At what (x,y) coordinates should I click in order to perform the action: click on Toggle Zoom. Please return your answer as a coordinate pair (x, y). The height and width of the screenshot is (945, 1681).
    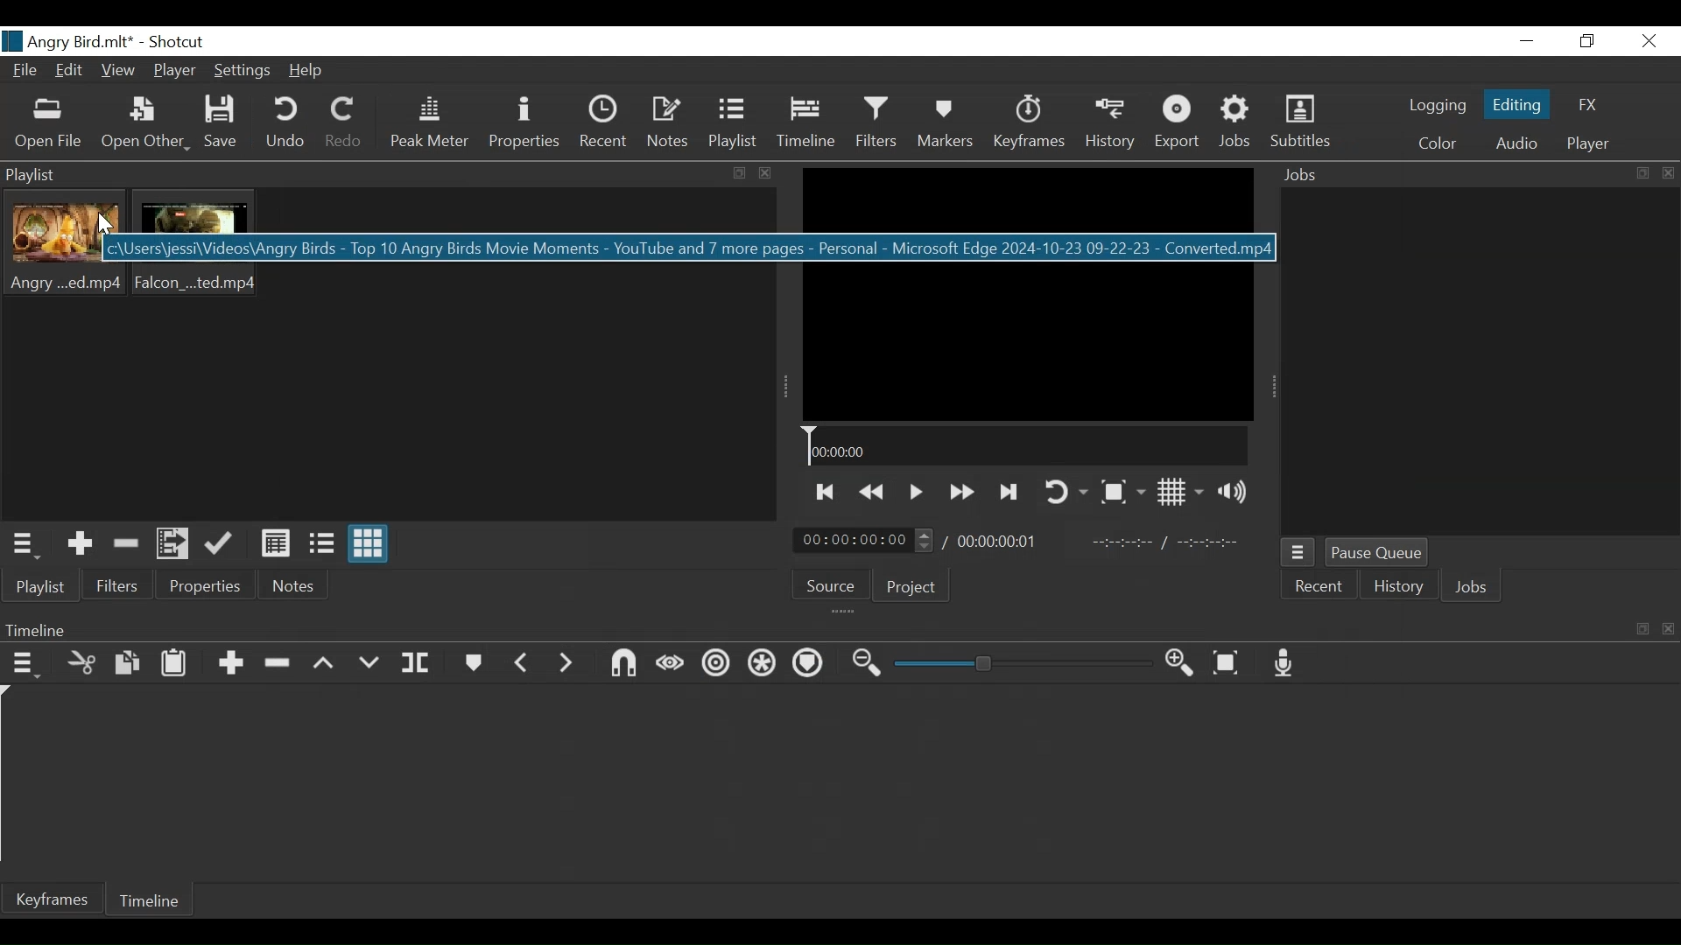
    Looking at the image, I should click on (1122, 493).